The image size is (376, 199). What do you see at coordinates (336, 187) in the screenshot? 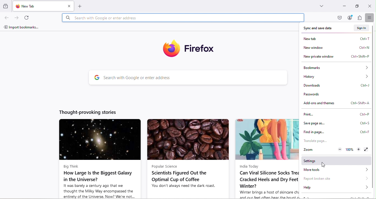
I see `Help` at bounding box center [336, 187].